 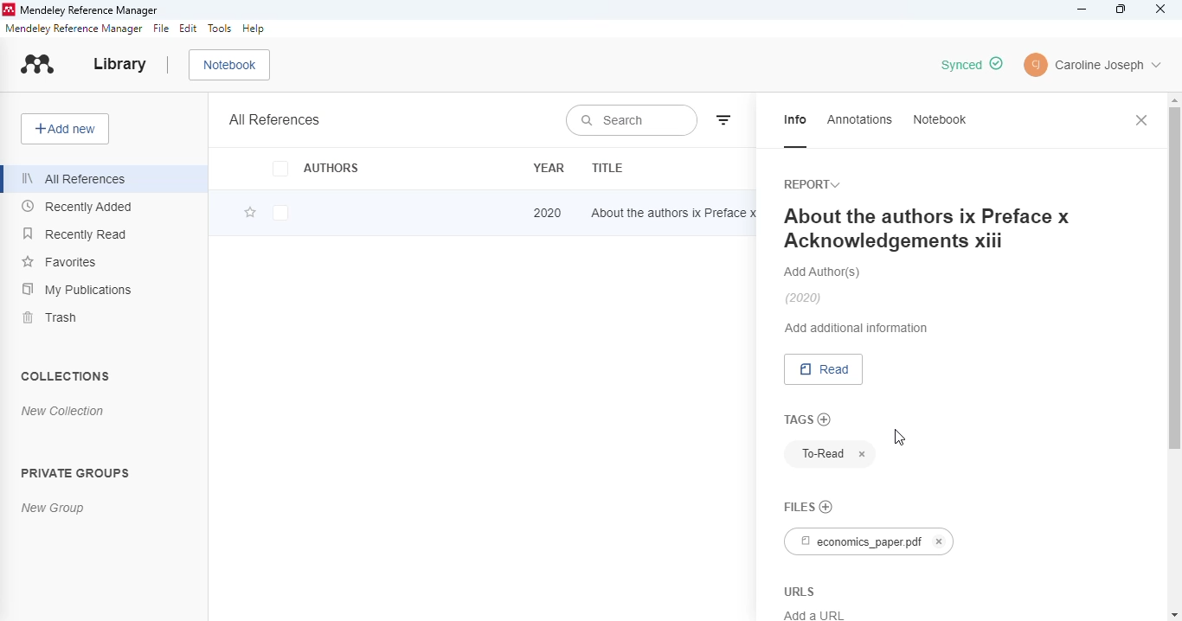 What do you see at coordinates (633, 122) in the screenshot?
I see `search` at bounding box center [633, 122].